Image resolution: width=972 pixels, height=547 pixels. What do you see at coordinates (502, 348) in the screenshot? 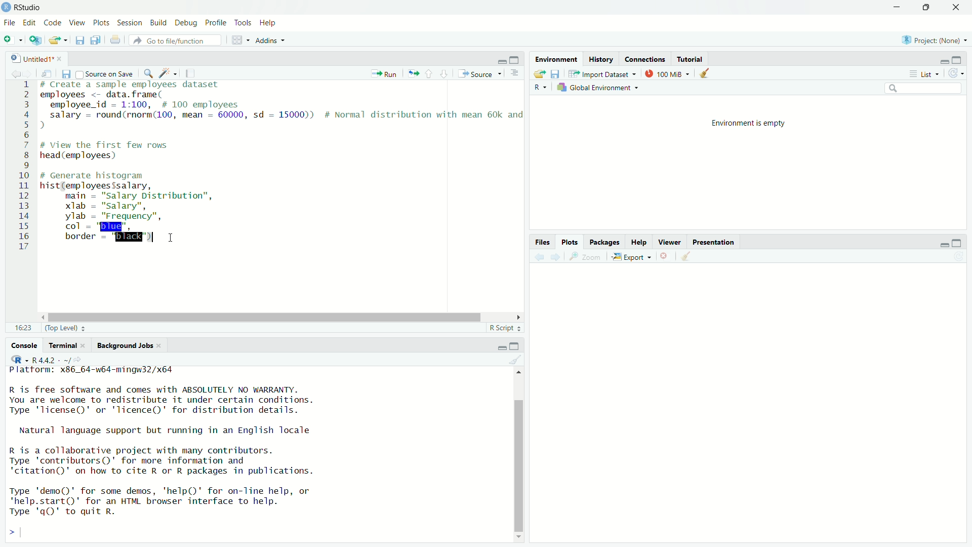
I see `minimise` at bounding box center [502, 348].